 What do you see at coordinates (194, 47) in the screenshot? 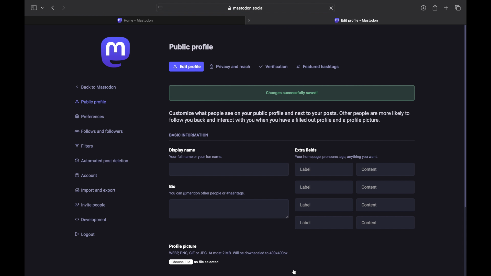
I see `Public profile` at bounding box center [194, 47].